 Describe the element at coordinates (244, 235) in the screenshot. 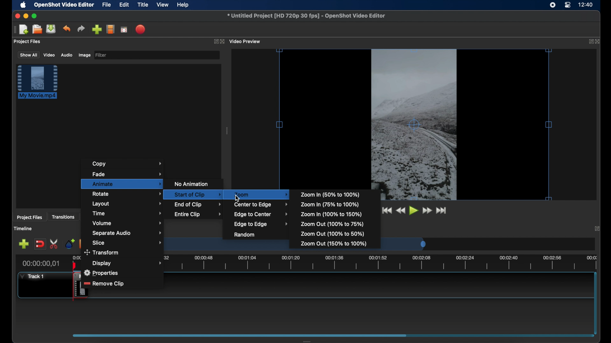

I see `random` at that location.